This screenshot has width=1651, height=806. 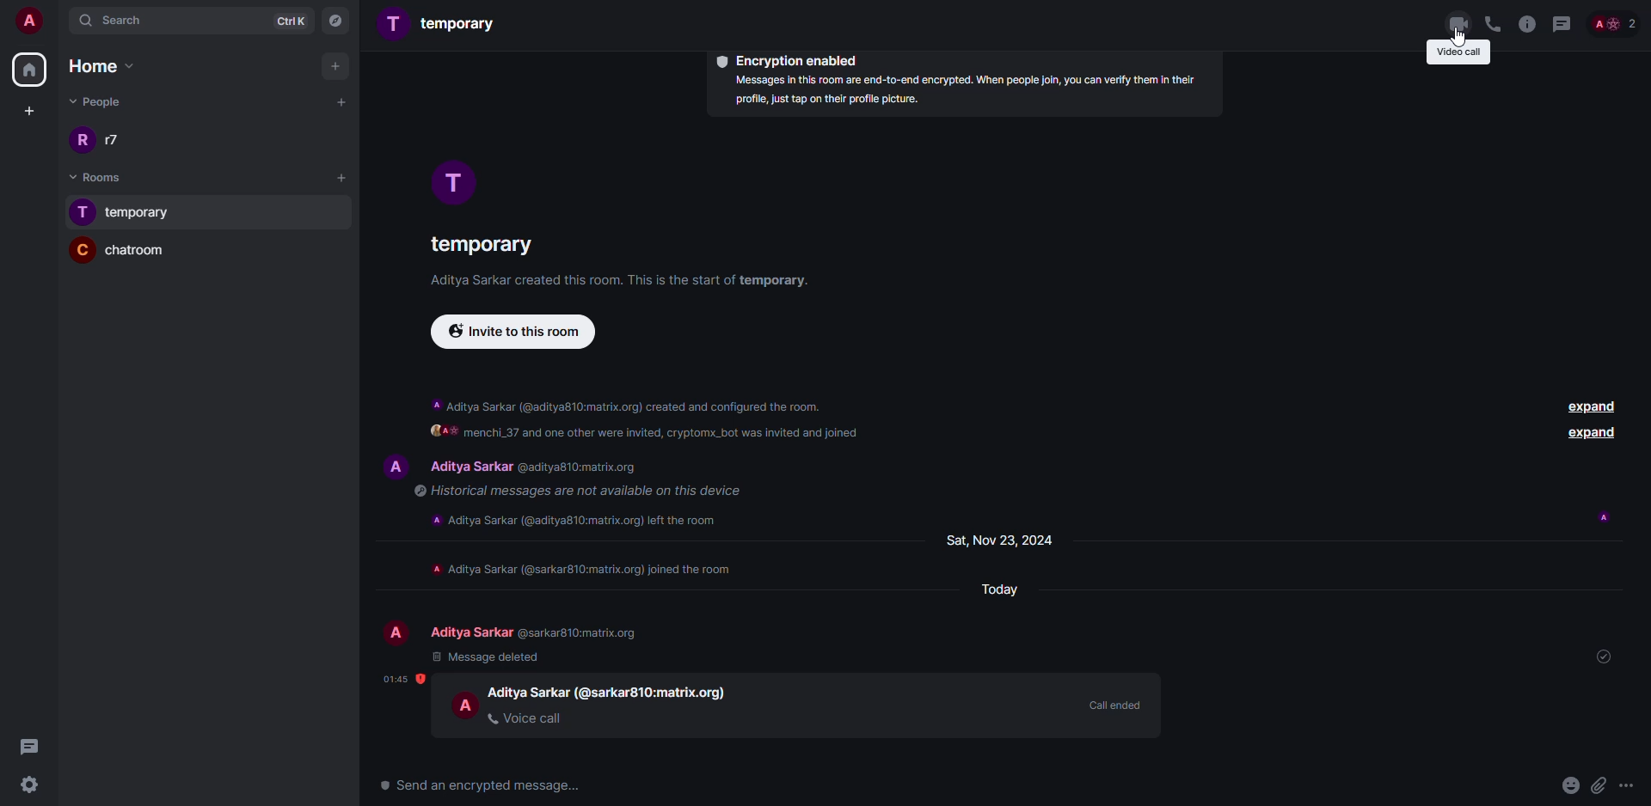 I want to click on expand, so click(x=1589, y=406).